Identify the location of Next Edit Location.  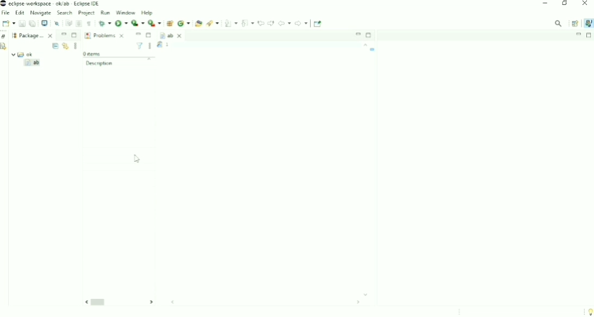
(271, 23).